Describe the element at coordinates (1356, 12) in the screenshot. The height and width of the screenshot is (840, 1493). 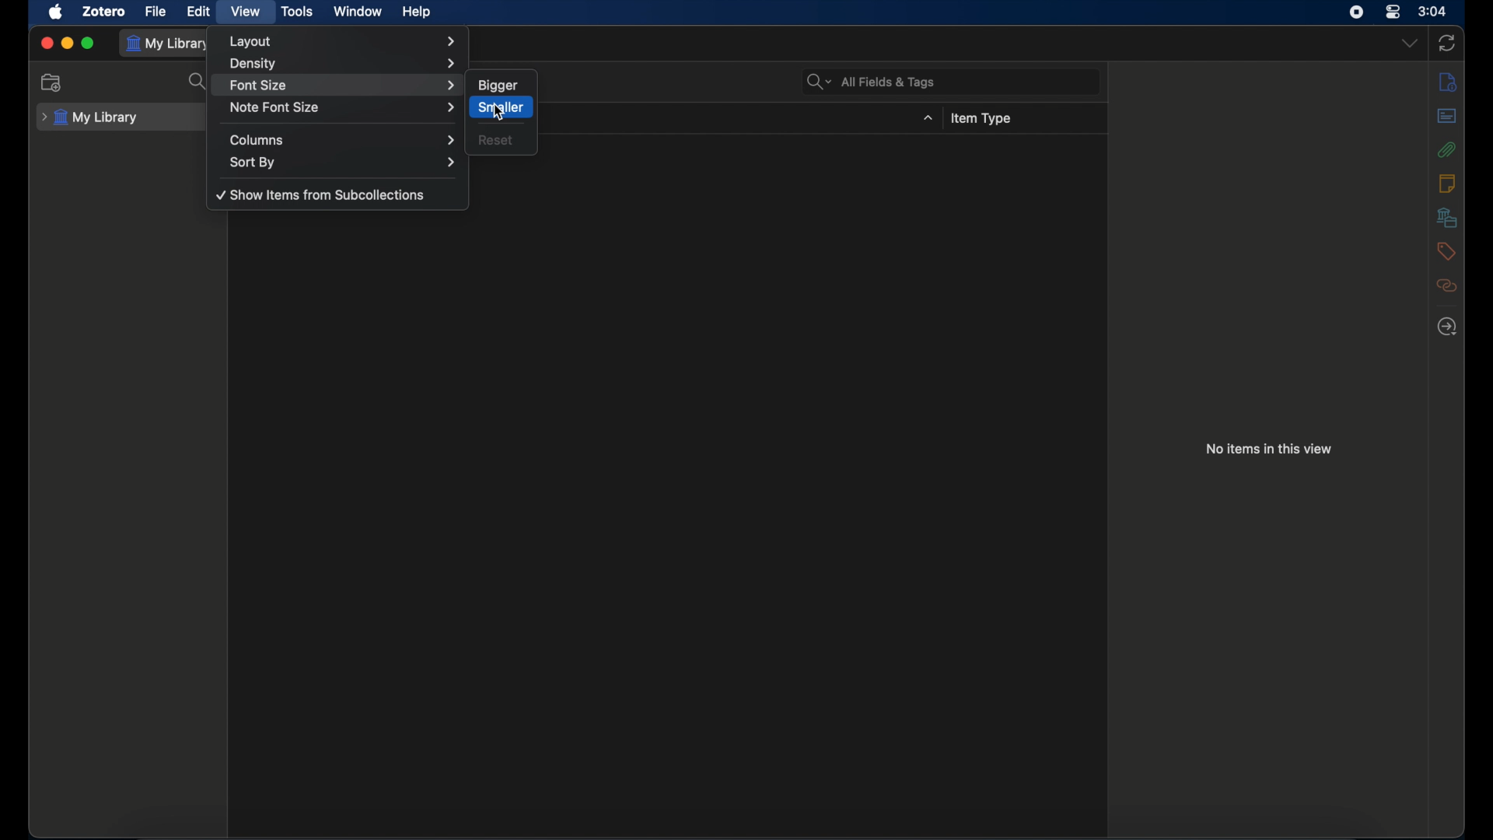
I see `screen recorder` at that location.